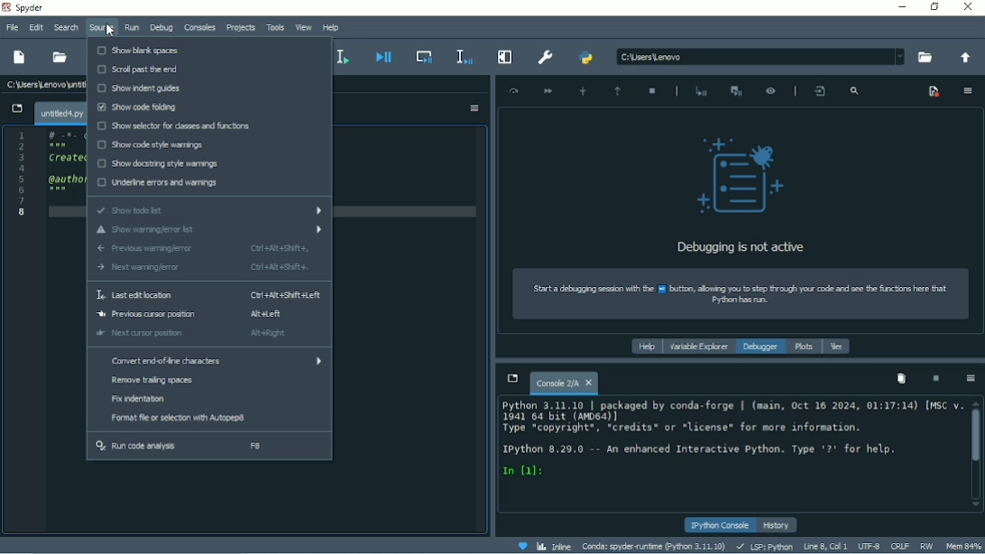 The width and height of the screenshot is (985, 554). Describe the element at coordinates (544, 57) in the screenshot. I see `Preferences` at that location.